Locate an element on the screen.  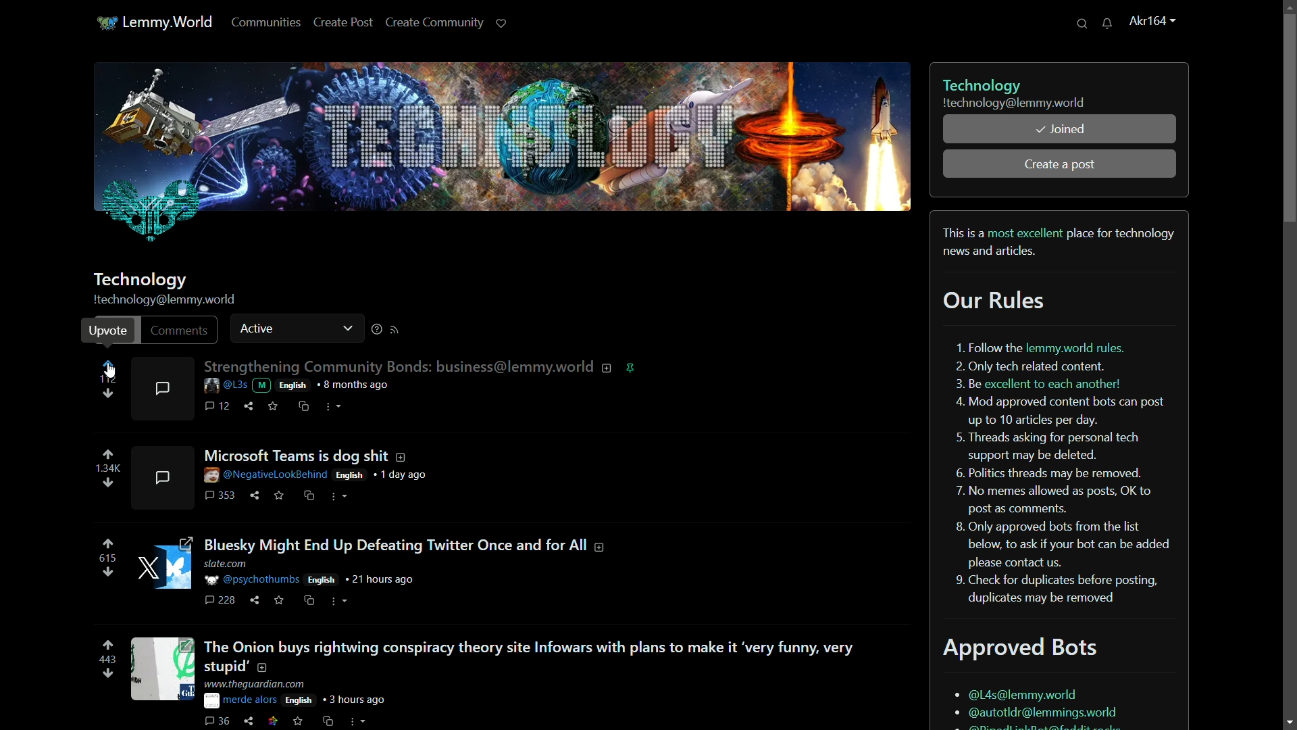
 is located at coordinates (161, 479).